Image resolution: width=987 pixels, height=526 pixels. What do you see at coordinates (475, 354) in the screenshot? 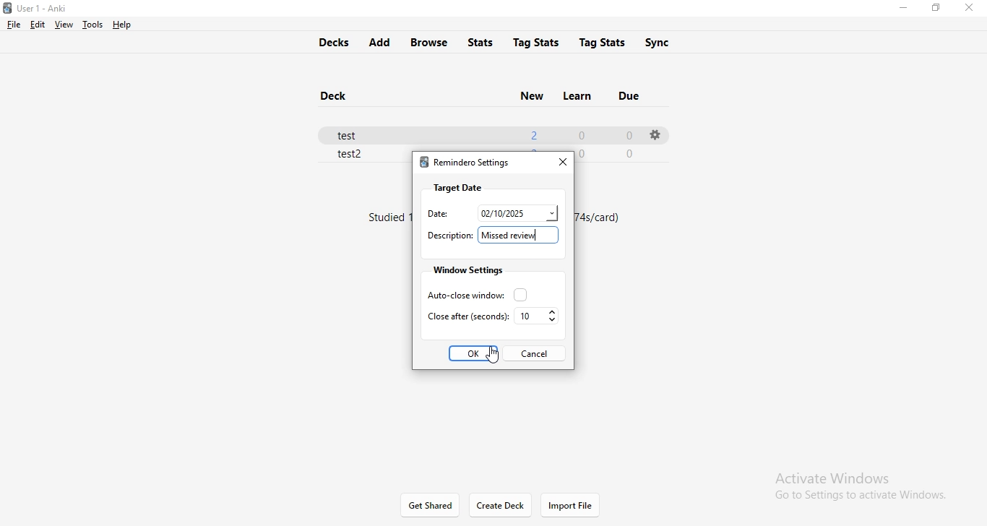
I see `ok` at bounding box center [475, 354].